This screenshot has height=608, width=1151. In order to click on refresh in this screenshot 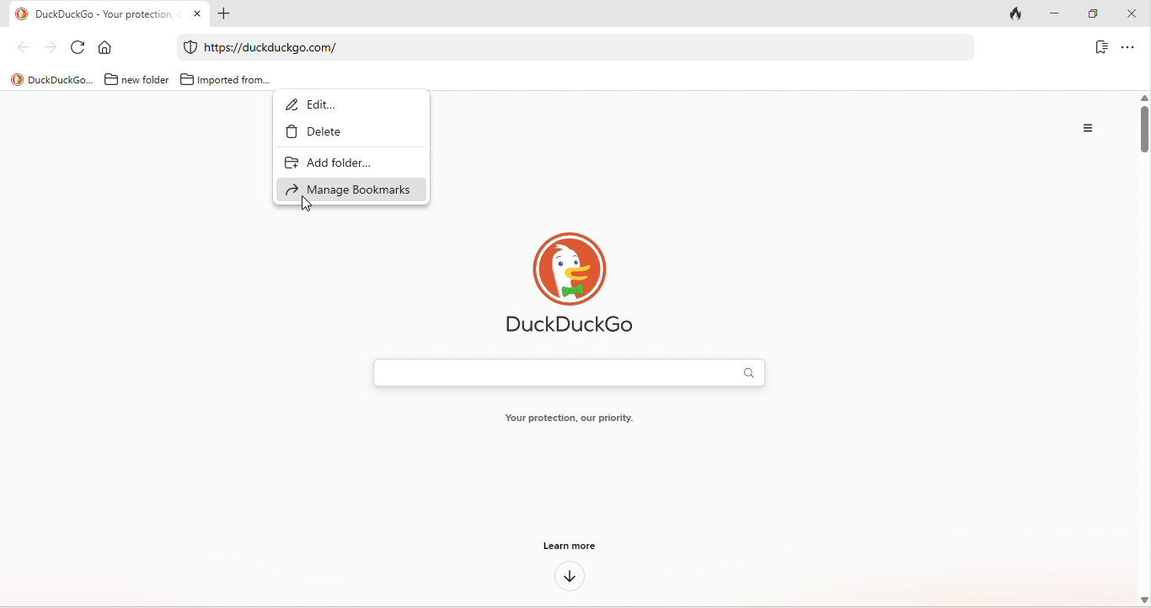, I will do `click(78, 46)`.